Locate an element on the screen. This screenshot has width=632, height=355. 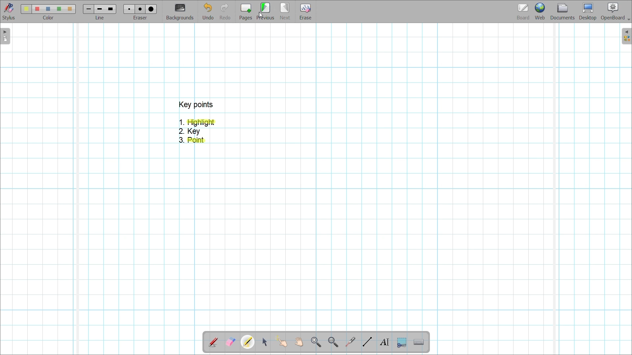
Use virtual laser is located at coordinates (350, 342).